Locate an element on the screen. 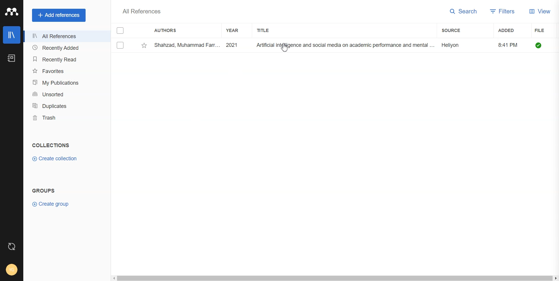 The image size is (559, 281). 8:41 PM is located at coordinates (508, 44).